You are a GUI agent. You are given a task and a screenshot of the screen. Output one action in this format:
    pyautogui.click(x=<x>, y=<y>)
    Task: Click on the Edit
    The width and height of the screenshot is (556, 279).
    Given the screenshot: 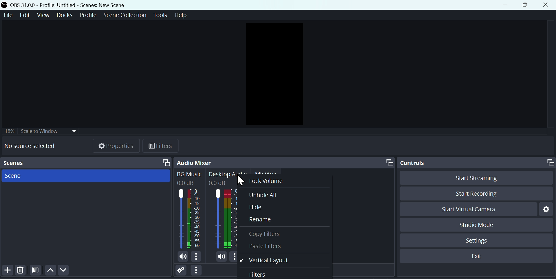 What is the action you would take?
    pyautogui.click(x=26, y=15)
    